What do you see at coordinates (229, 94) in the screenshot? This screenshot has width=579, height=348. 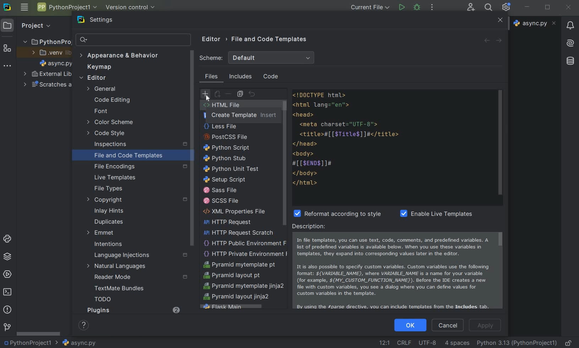 I see `remove template` at bounding box center [229, 94].